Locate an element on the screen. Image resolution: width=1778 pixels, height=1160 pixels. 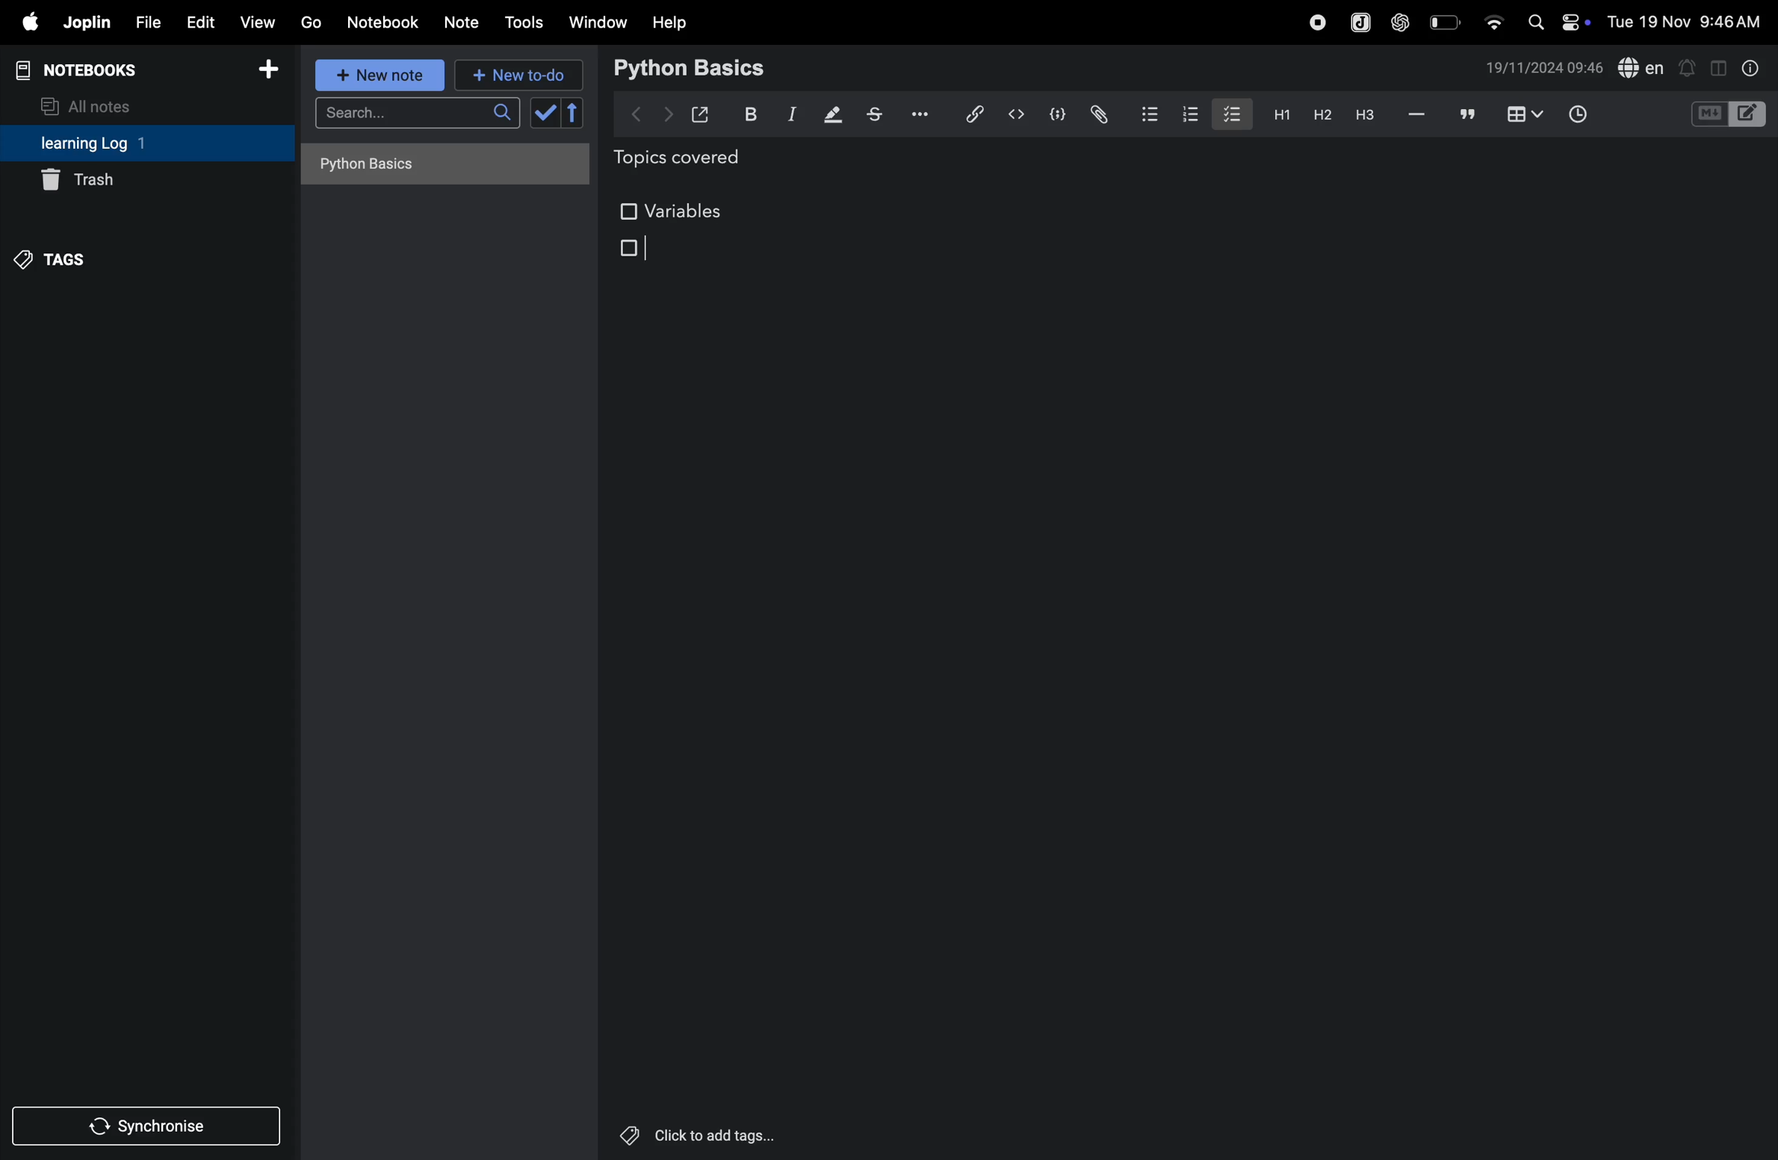
attach file is located at coordinates (1097, 114).